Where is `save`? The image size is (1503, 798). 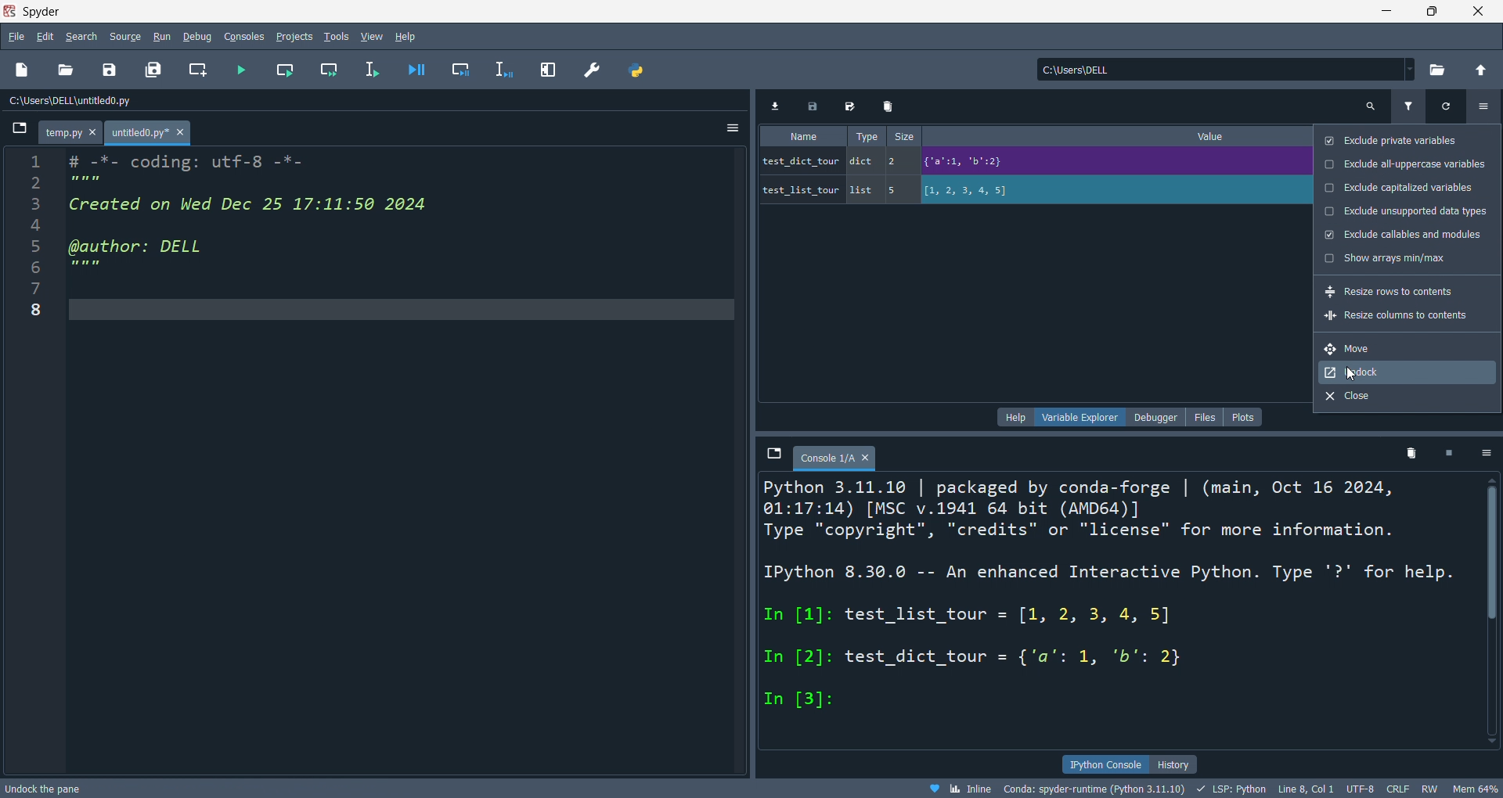 save is located at coordinates (110, 70).